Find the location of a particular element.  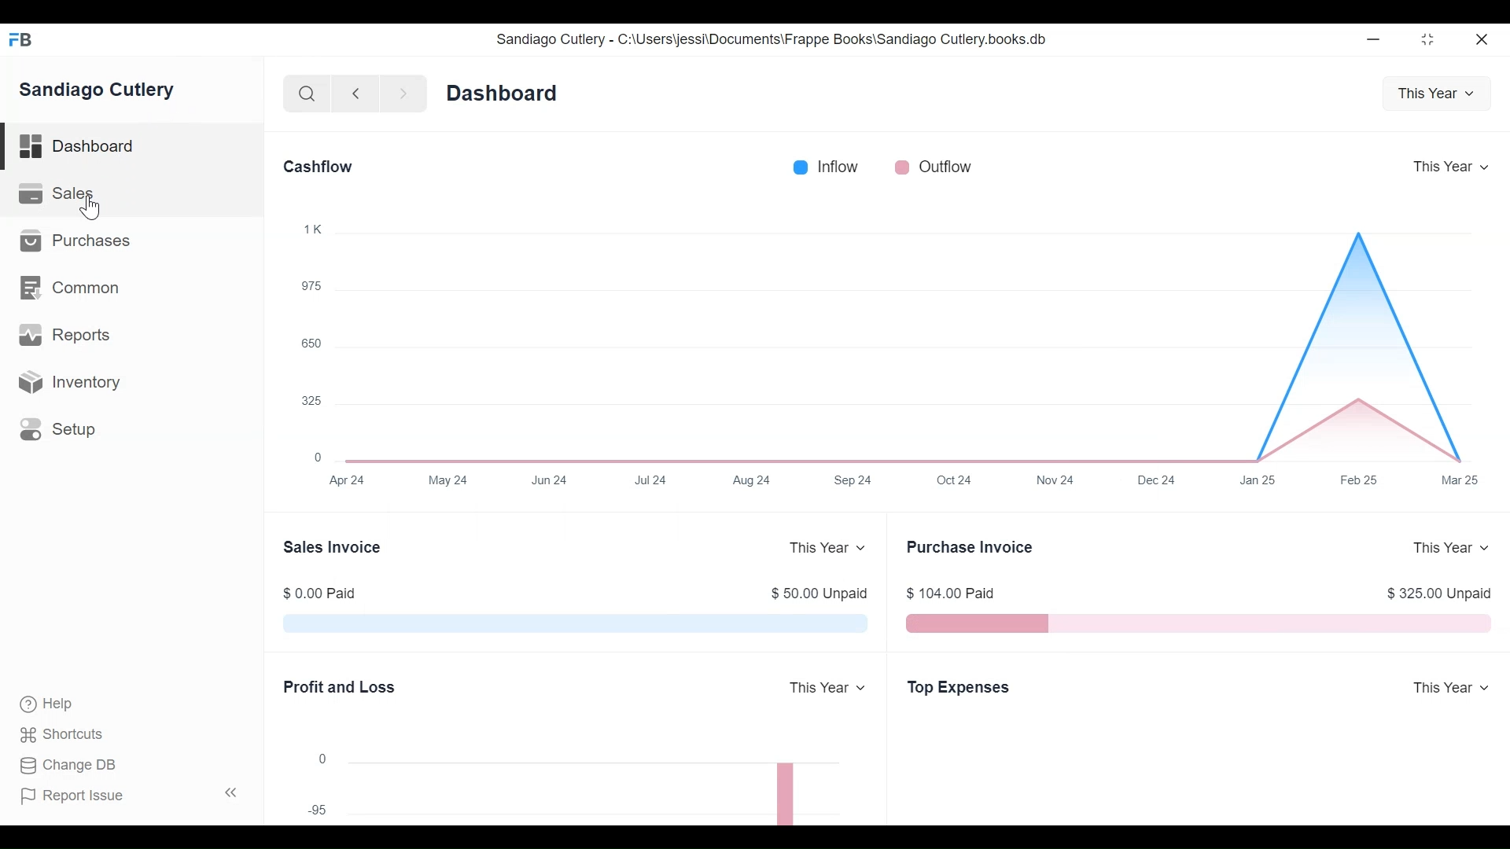

Dashboard is located at coordinates (503, 91).